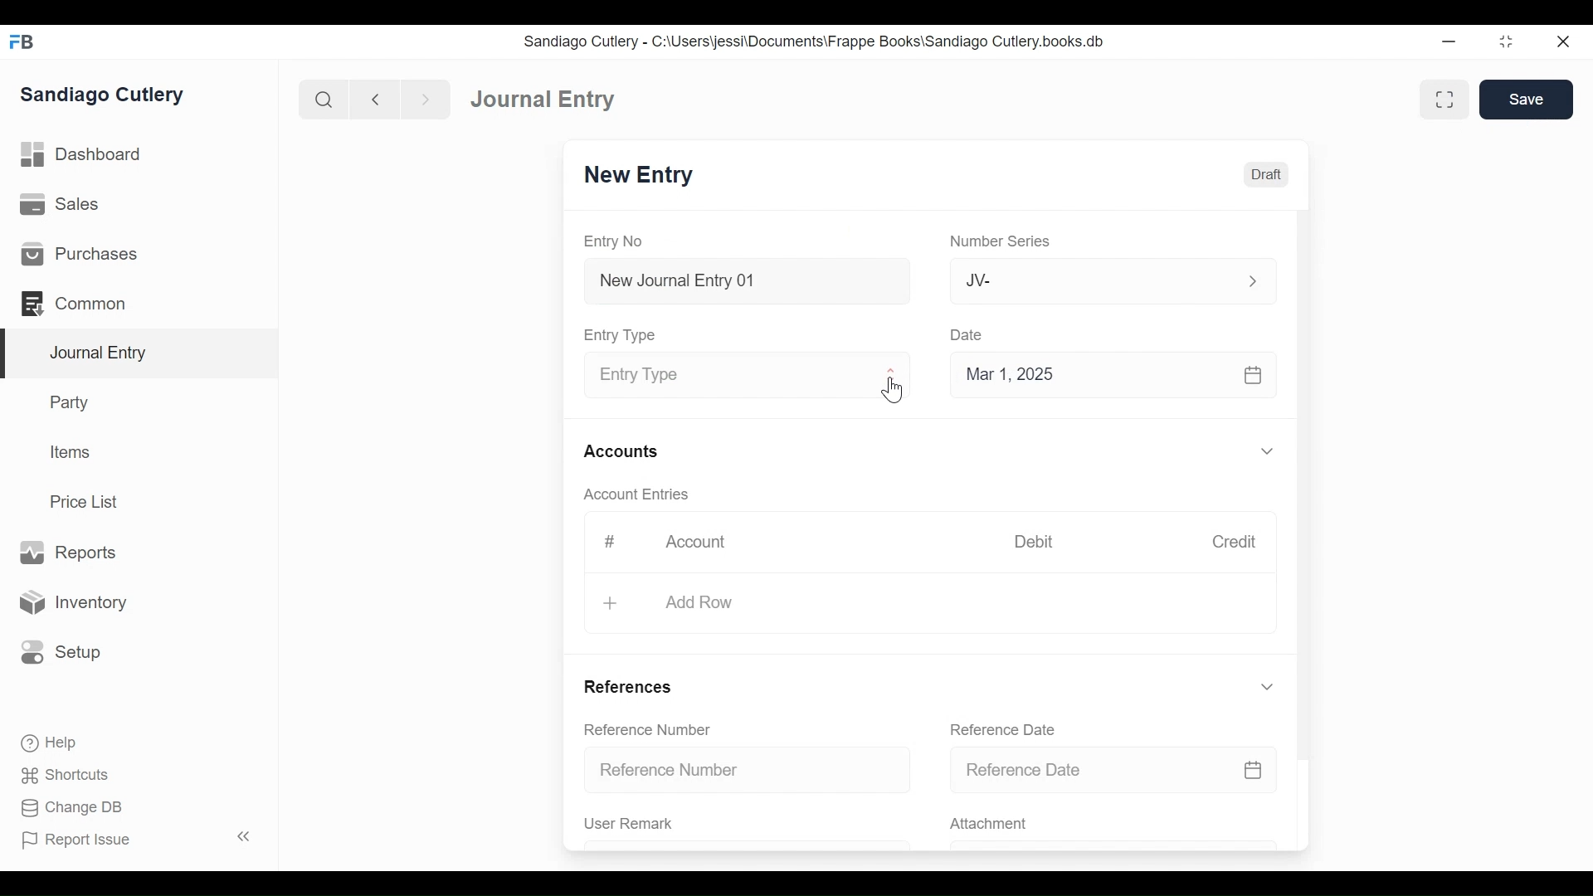  Describe the element at coordinates (139, 252) in the screenshot. I see `Purchases` at that location.